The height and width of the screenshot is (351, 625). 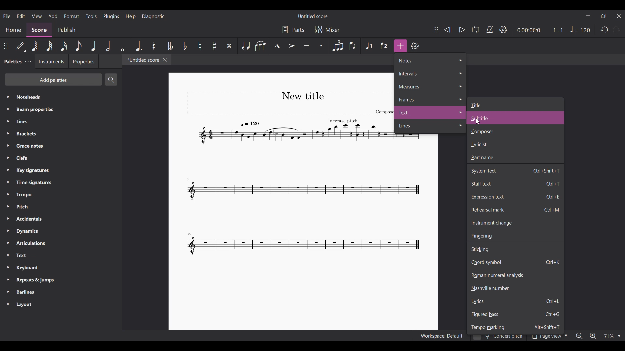 What do you see at coordinates (515, 262) in the screenshot?
I see `Chord symbol` at bounding box center [515, 262].